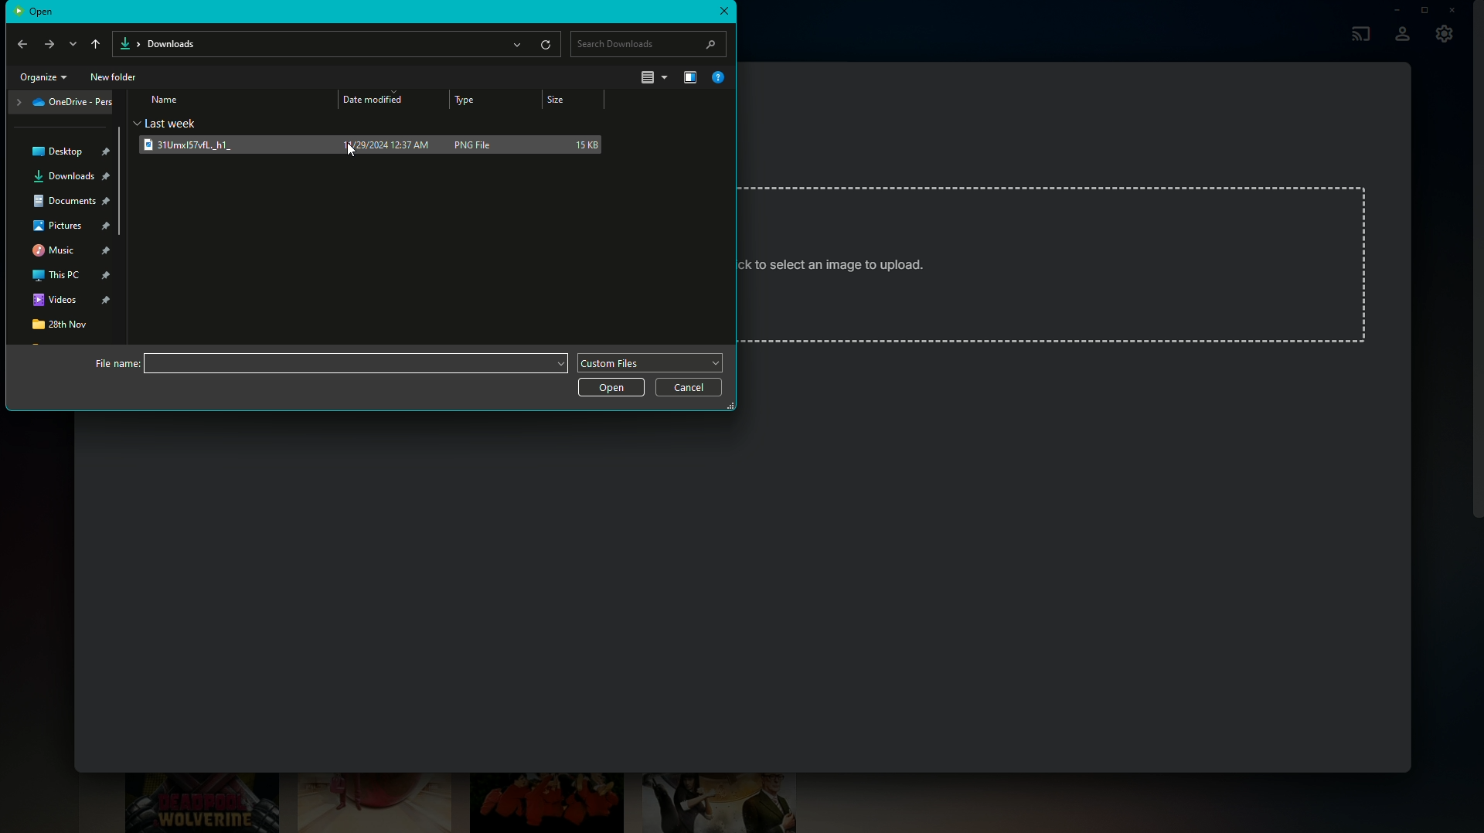 The height and width of the screenshot is (833, 1484). Describe the element at coordinates (572, 100) in the screenshot. I see `Sixe` at that location.